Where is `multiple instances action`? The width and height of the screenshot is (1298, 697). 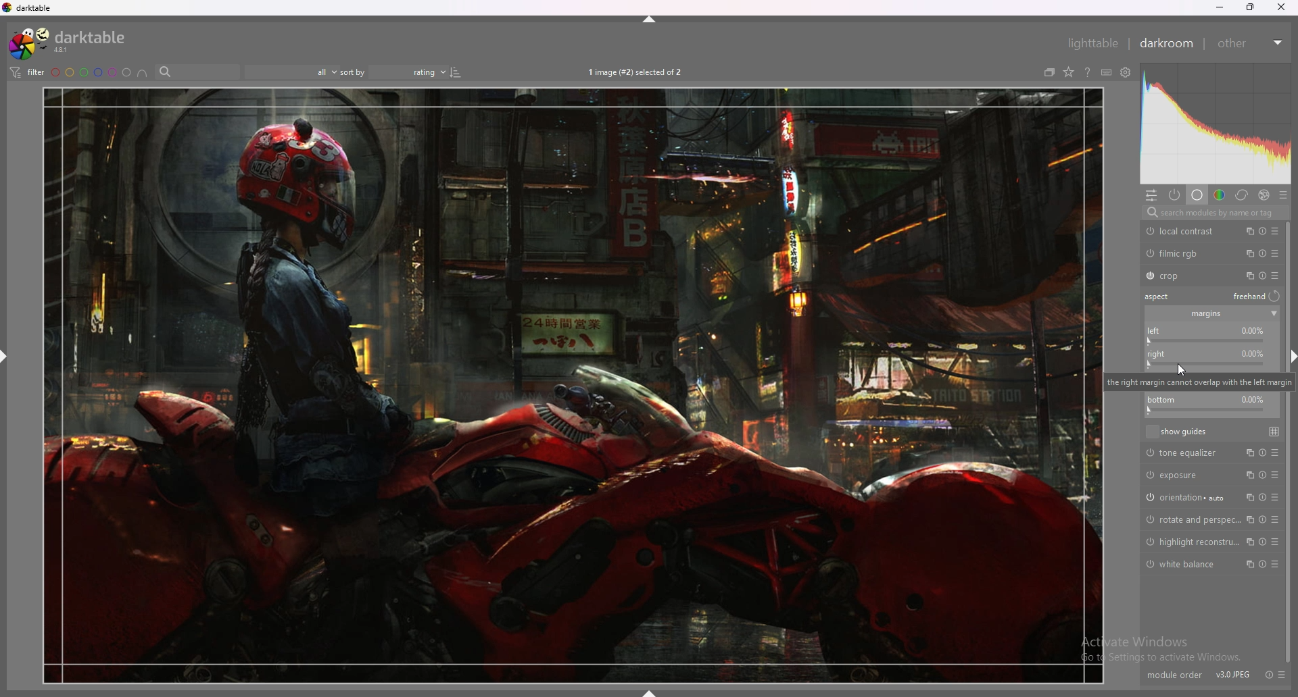
multiple instances action is located at coordinates (1249, 519).